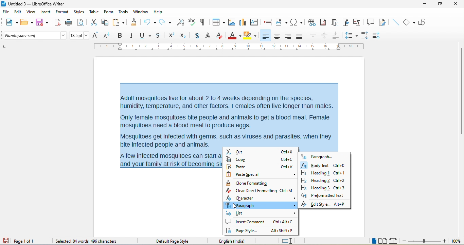 Image resolution: width=464 pixels, height=245 pixels. Describe the element at coordinates (246, 152) in the screenshot. I see `cut` at that location.